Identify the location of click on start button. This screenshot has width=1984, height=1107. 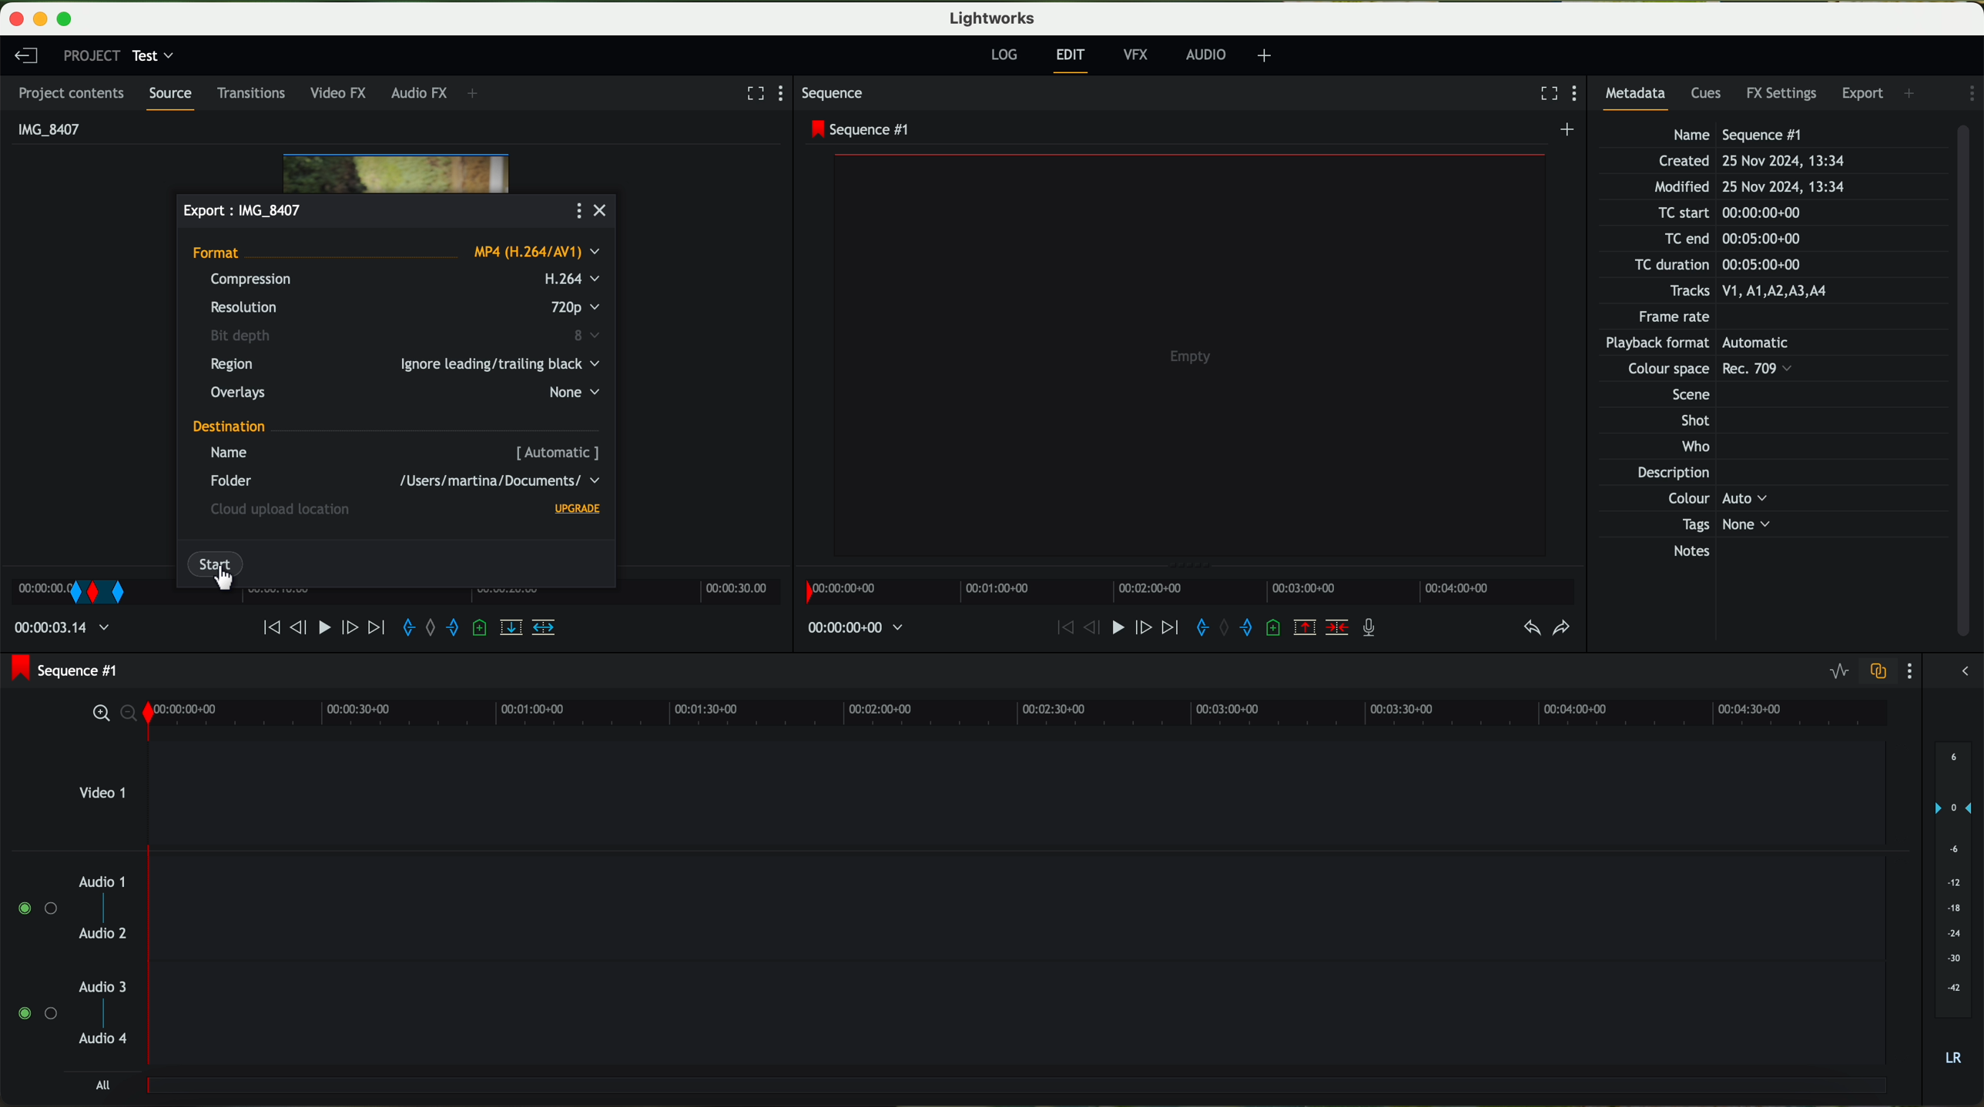
(229, 580).